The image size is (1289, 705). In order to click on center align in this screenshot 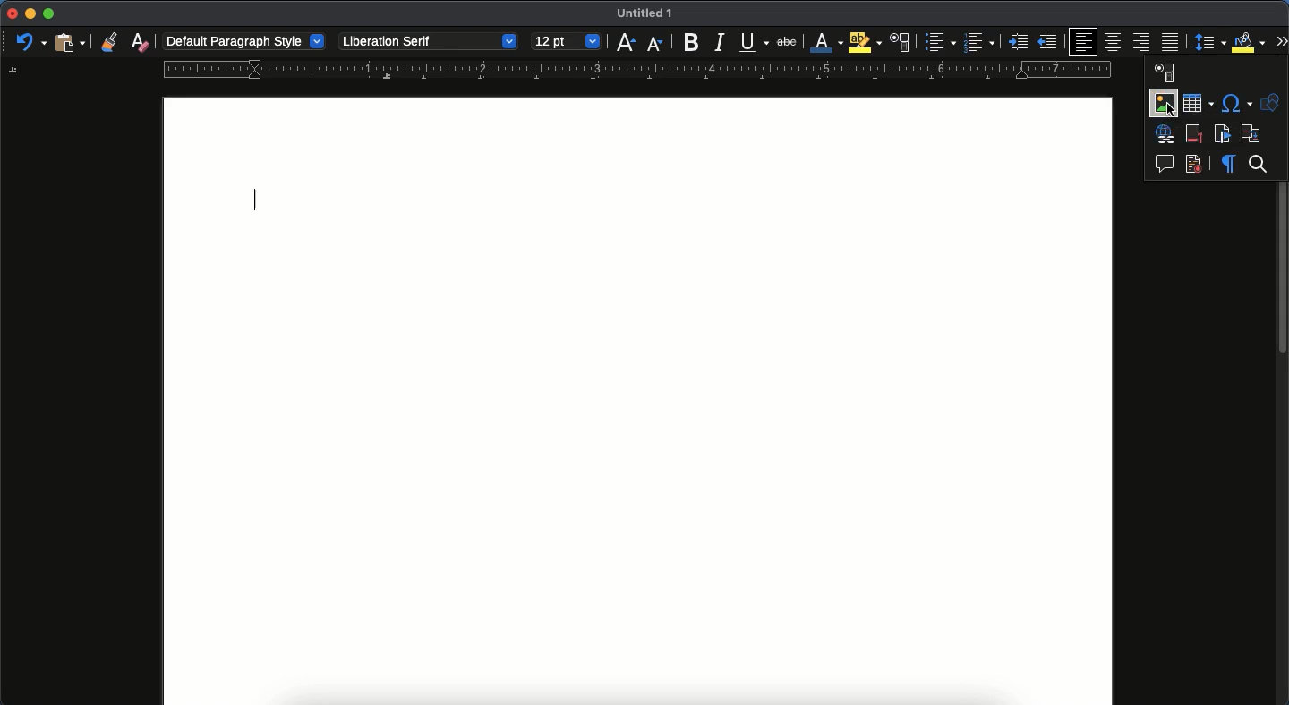, I will do `click(1114, 39)`.